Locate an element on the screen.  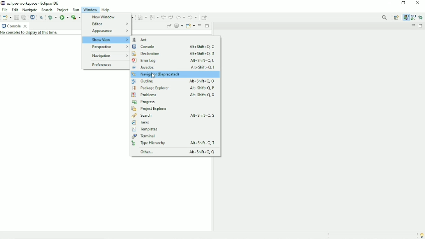
Project is located at coordinates (63, 10).